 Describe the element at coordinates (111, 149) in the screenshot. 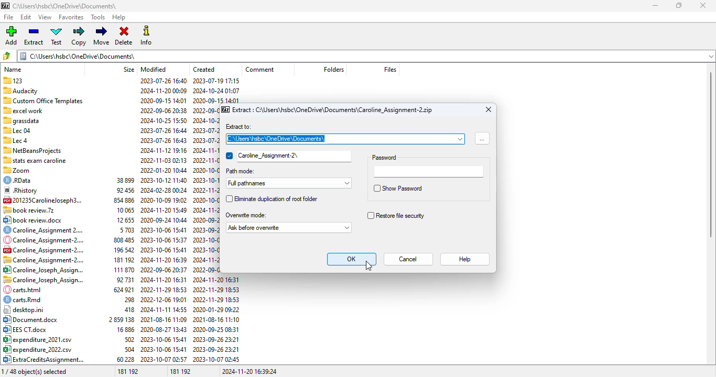

I see `| ™1 NetBeansProjects 2024-11-12 19:16 2024-11-12 16:09` at that location.